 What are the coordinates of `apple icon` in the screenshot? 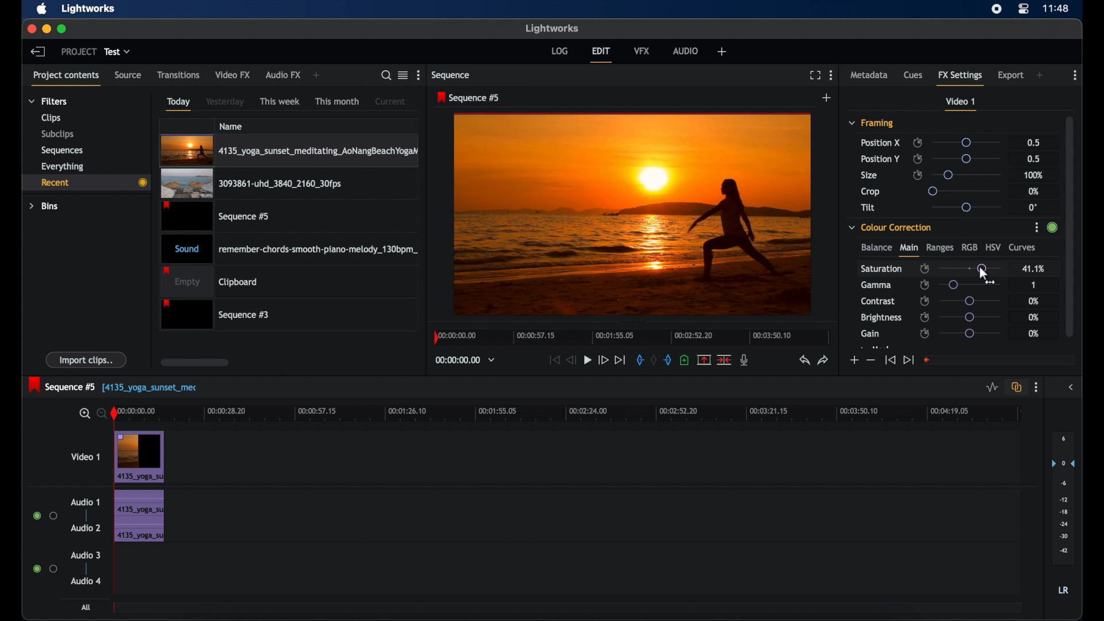 It's located at (43, 9).